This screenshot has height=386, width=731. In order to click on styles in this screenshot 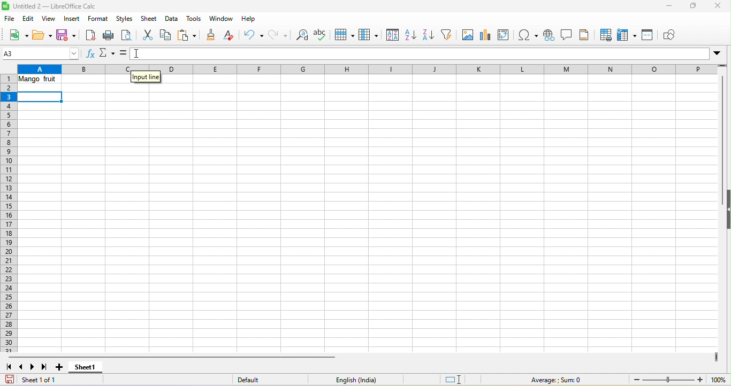, I will do `click(125, 19)`.